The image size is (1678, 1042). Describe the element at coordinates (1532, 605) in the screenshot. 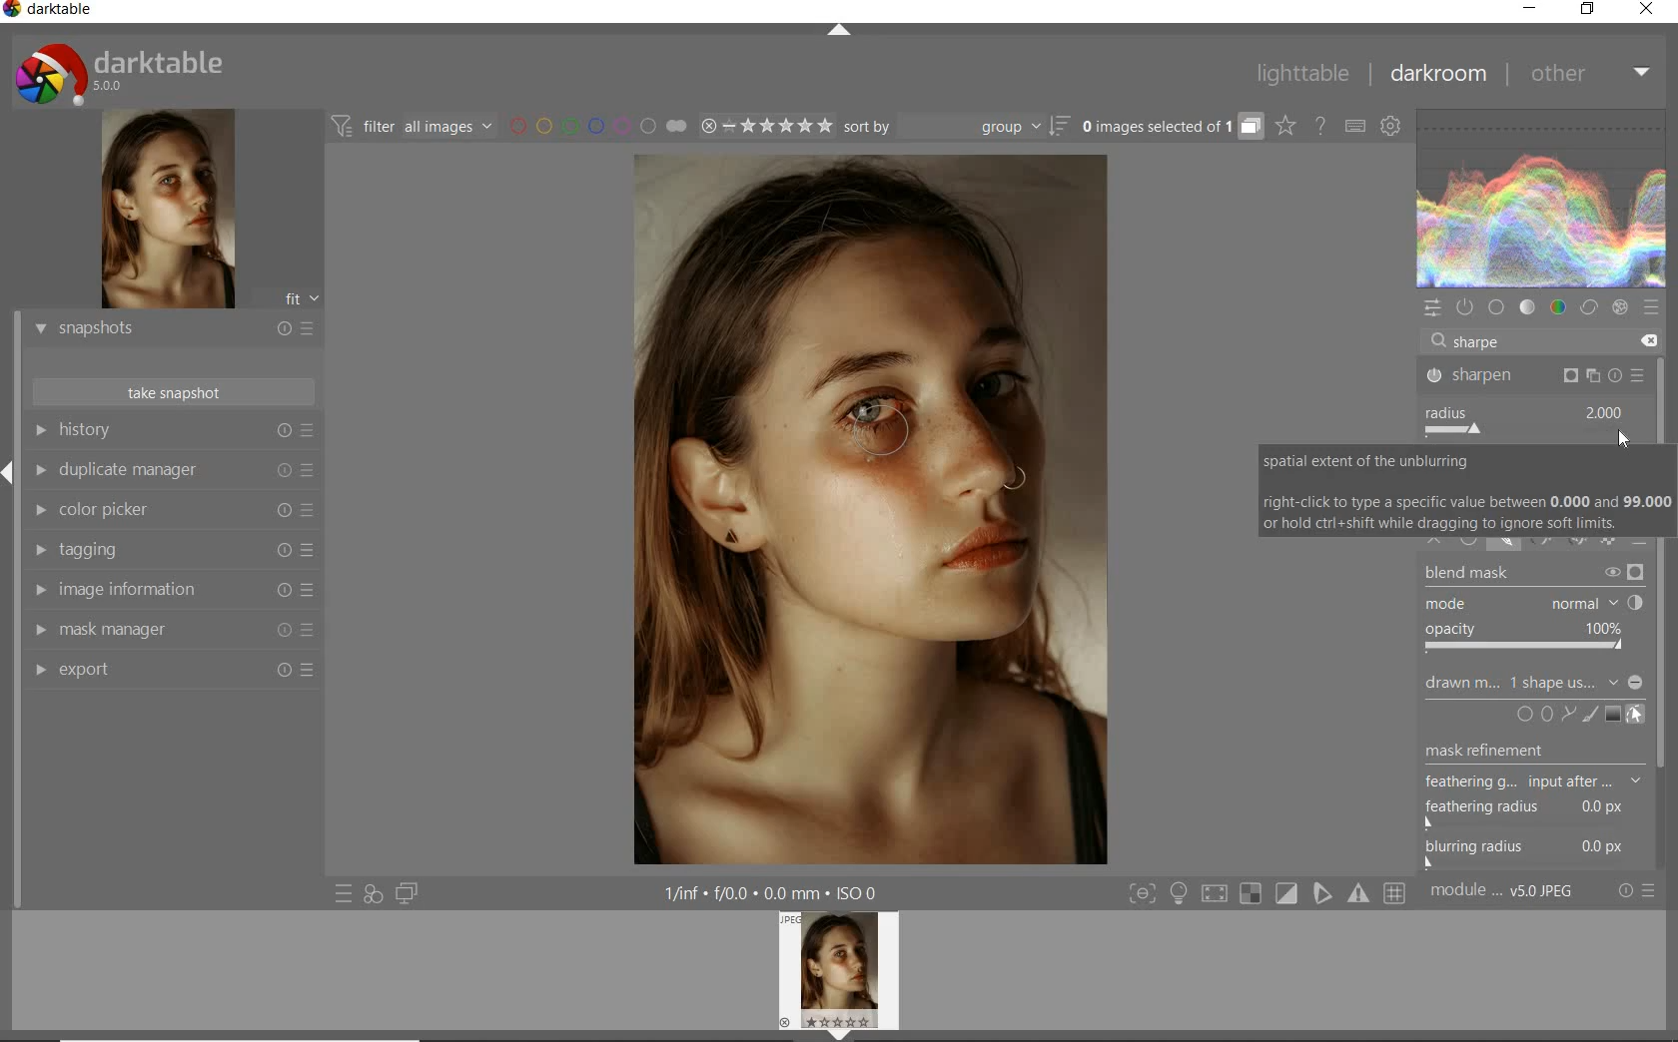

I see `MODE` at that location.